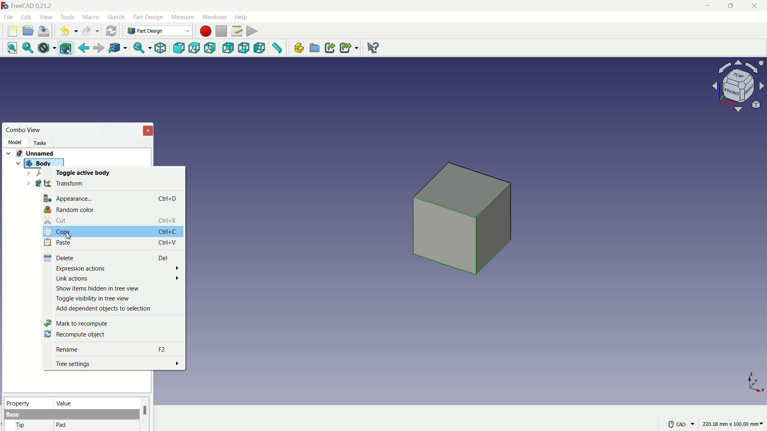  What do you see at coordinates (260, 49) in the screenshot?
I see `left view` at bounding box center [260, 49].